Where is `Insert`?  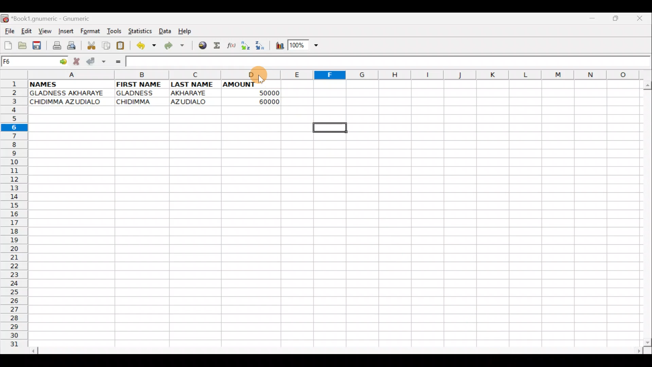
Insert is located at coordinates (65, 32).